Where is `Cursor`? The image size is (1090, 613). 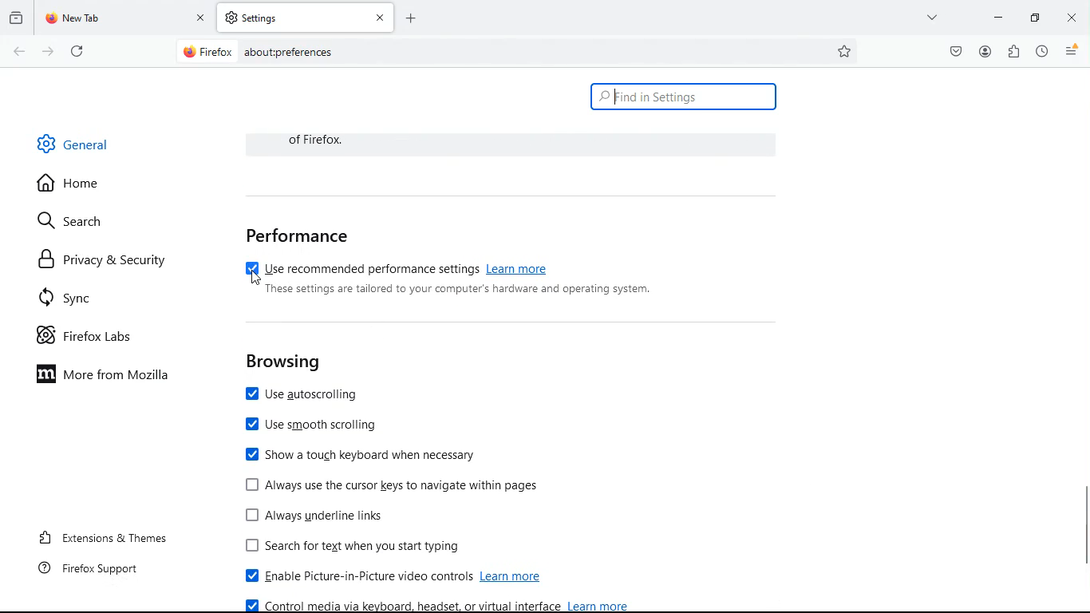
Cursor is located at coordinates (258, 276).